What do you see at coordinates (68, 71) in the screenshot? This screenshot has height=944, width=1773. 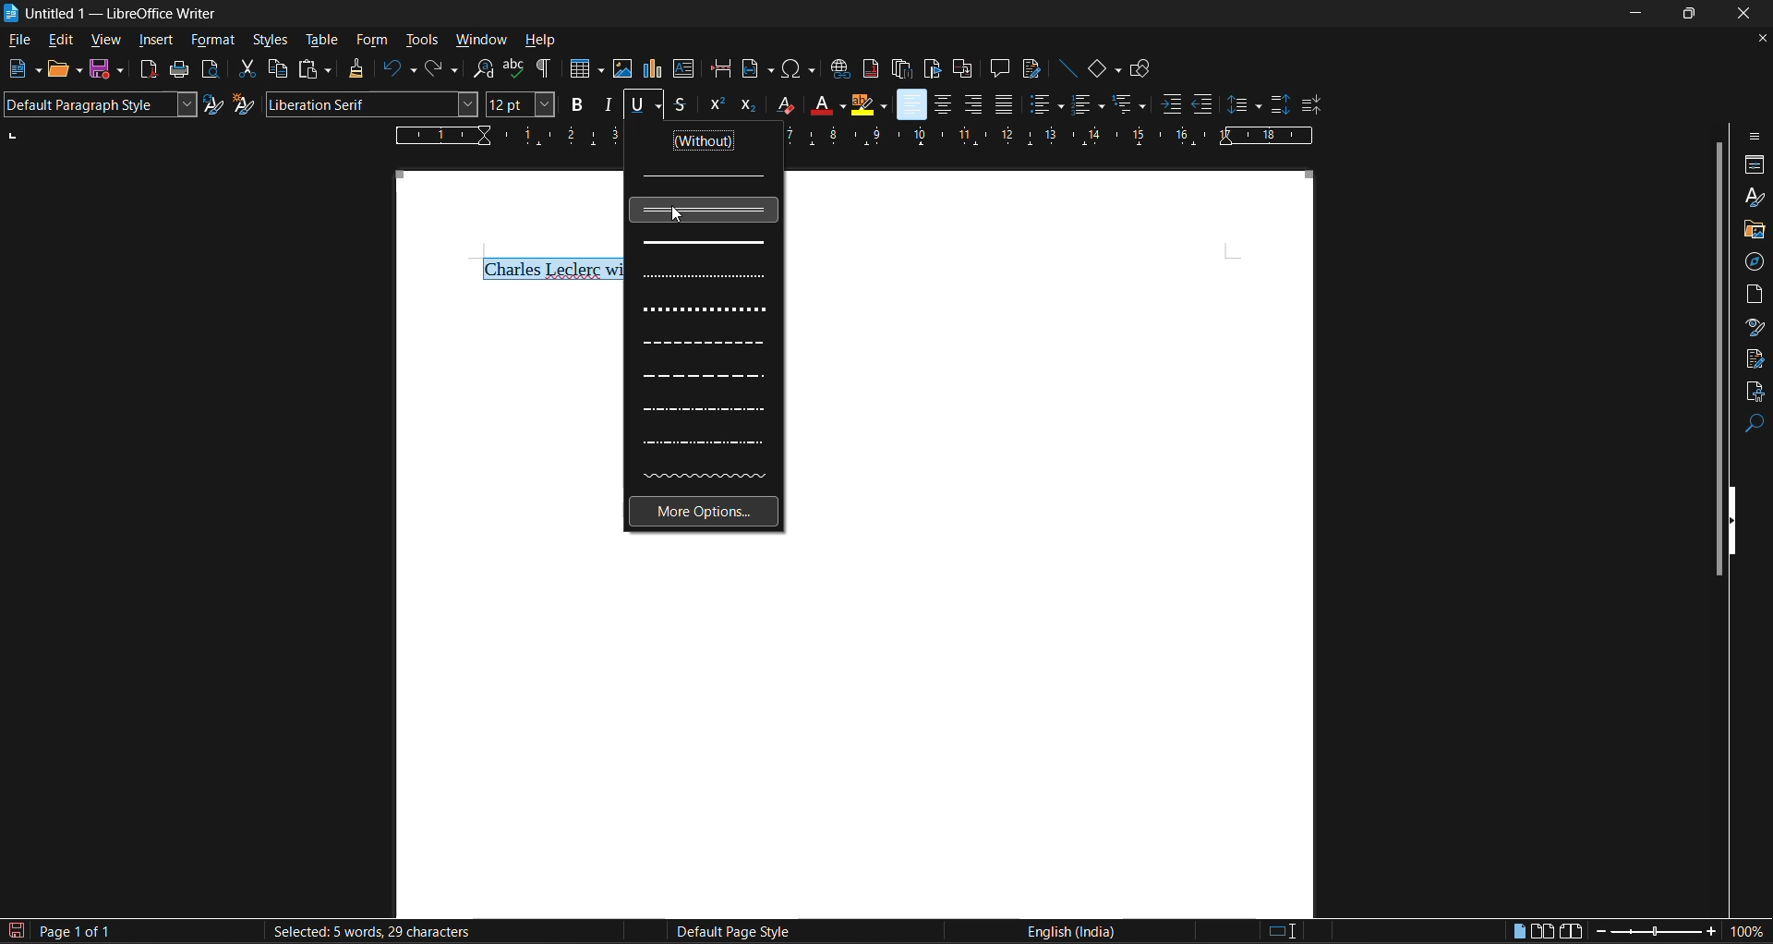 I see `open` at bounding box center [68, 71].